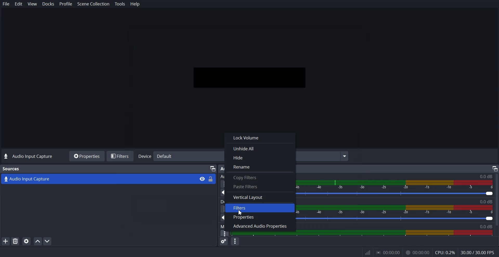  I want to click on Mute, so click(224, 191).